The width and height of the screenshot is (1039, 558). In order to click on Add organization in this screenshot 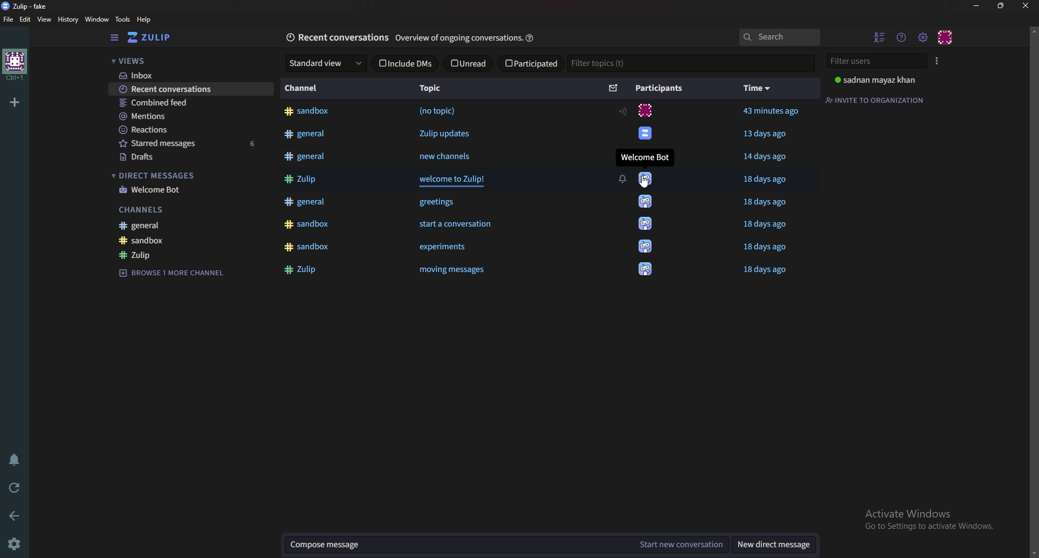, I will do `click(14, 101)`.